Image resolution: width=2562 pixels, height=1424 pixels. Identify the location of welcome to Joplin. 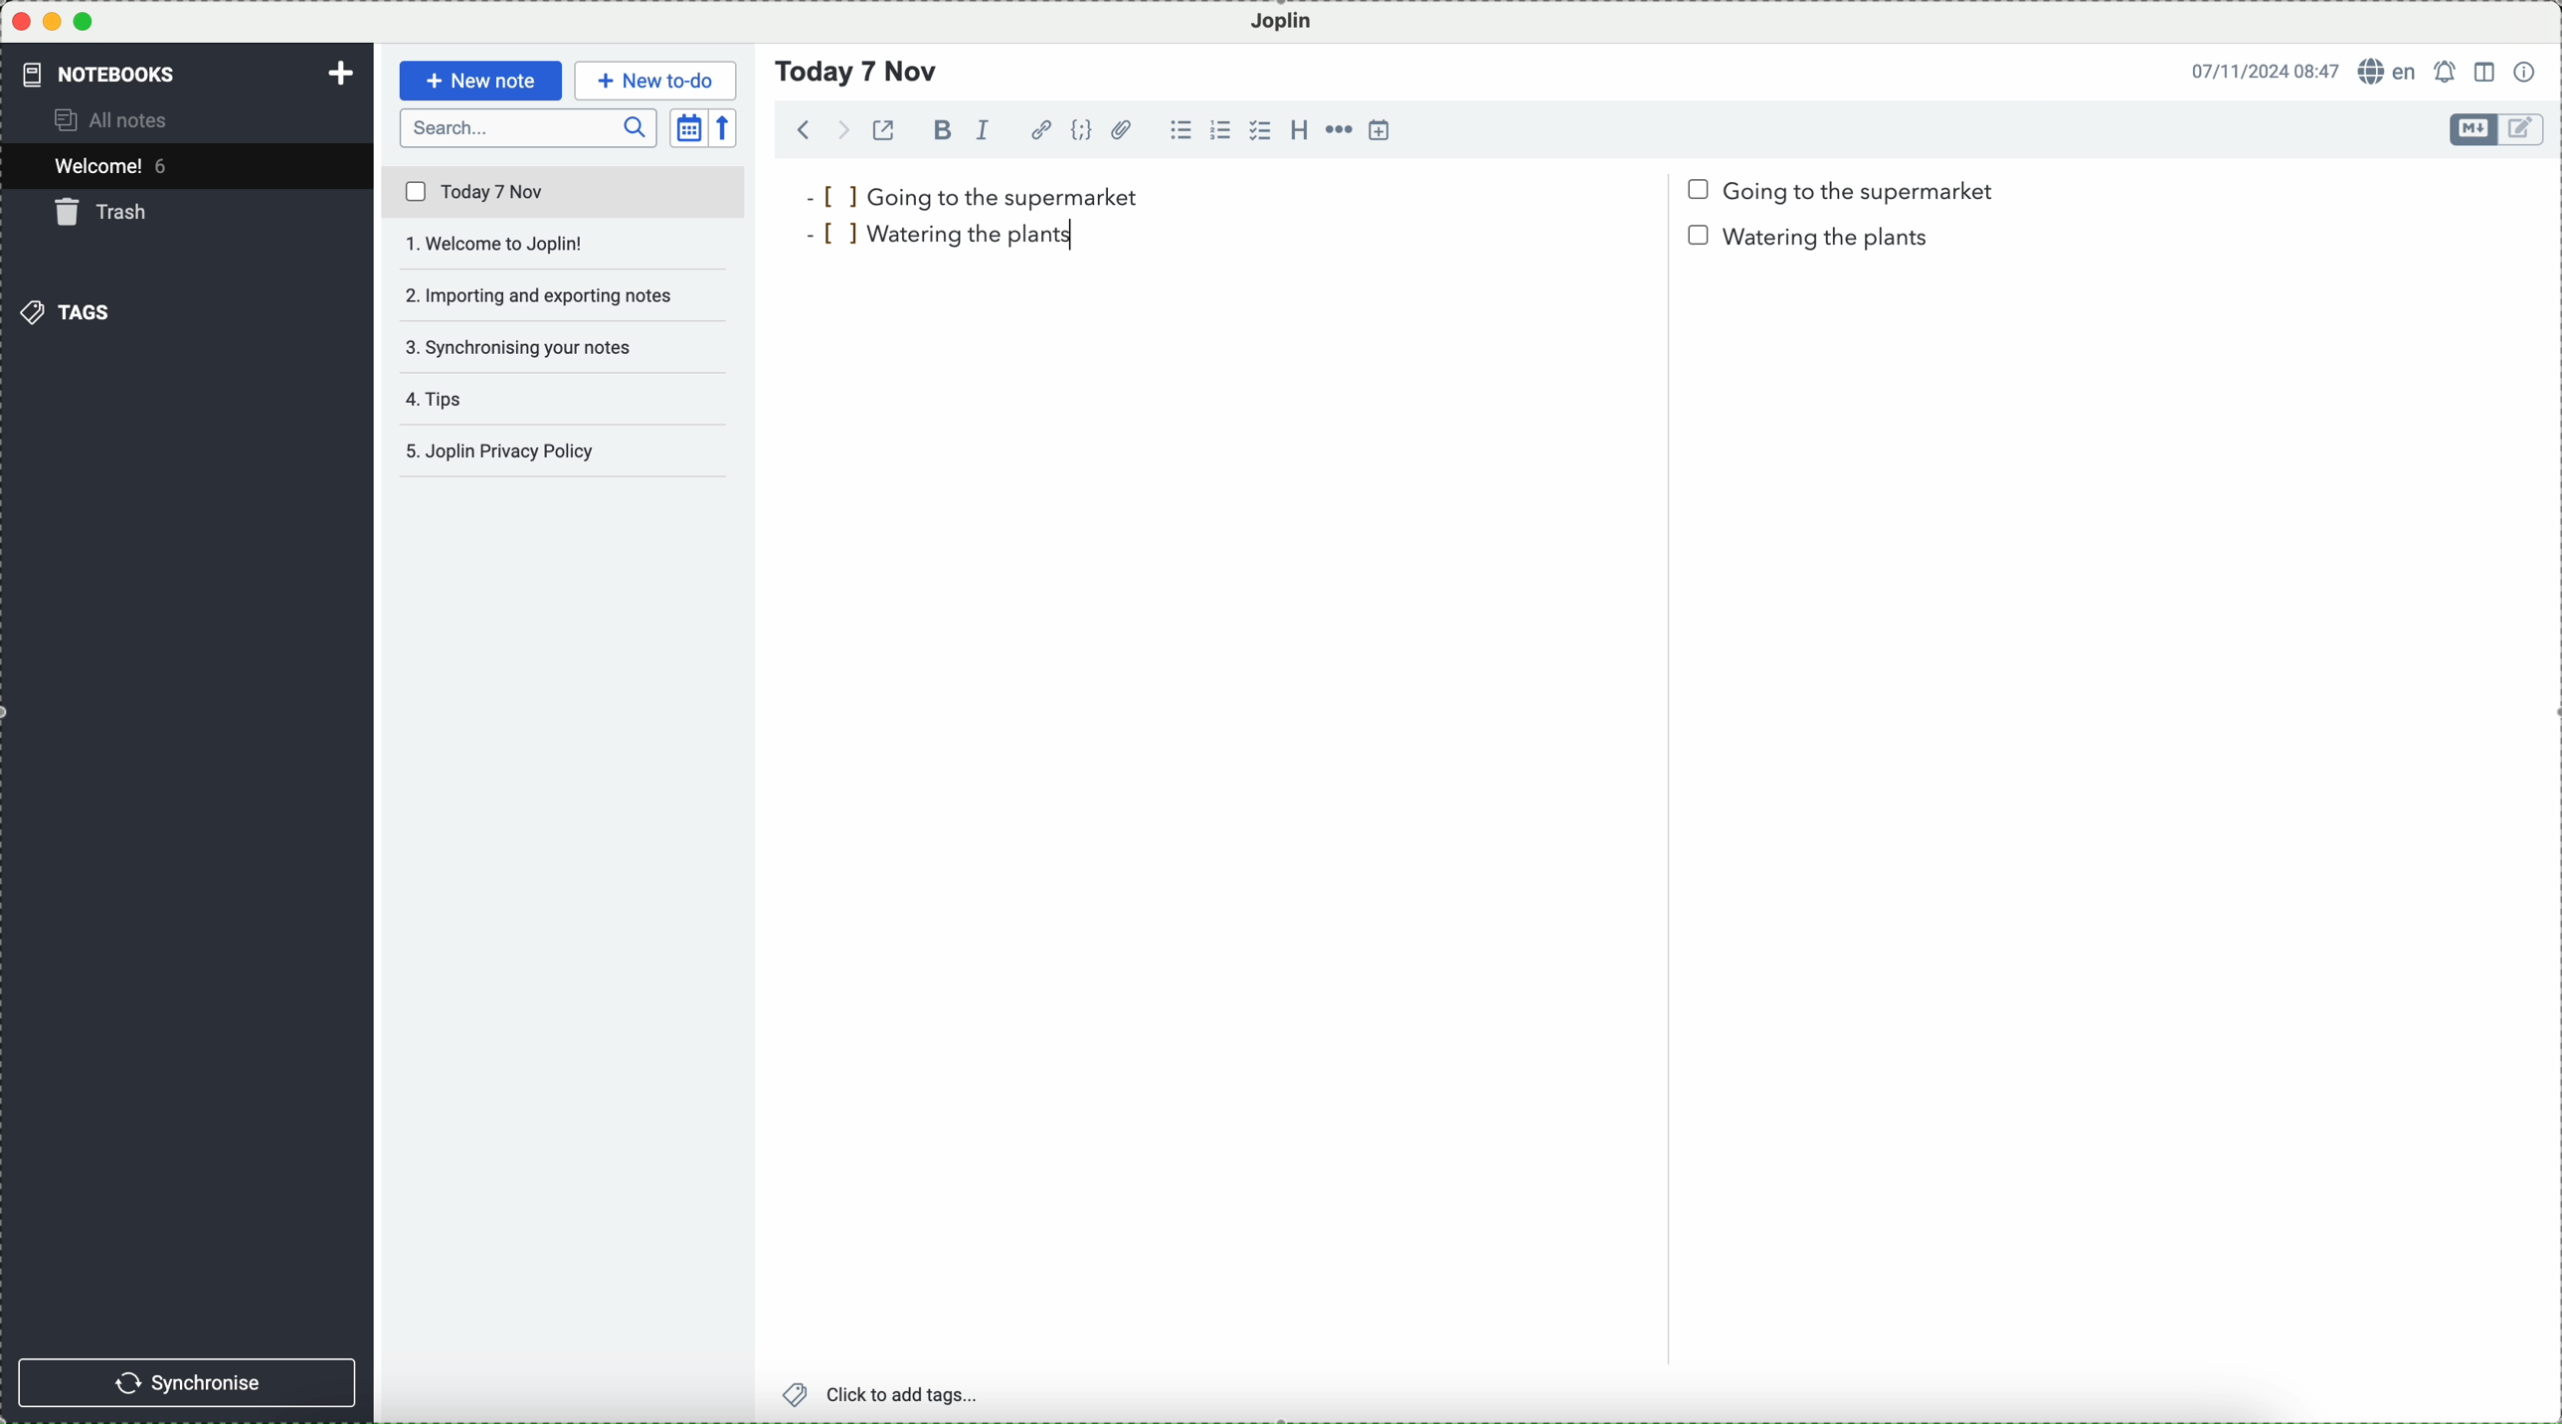
(563, 245).